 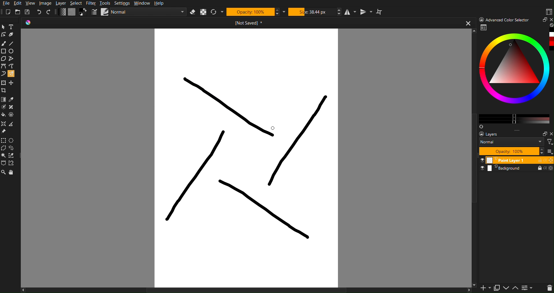 What do you see at coordinates (13, 26) in the screenshot?
I see `Text` at bounding box center [13, 26].